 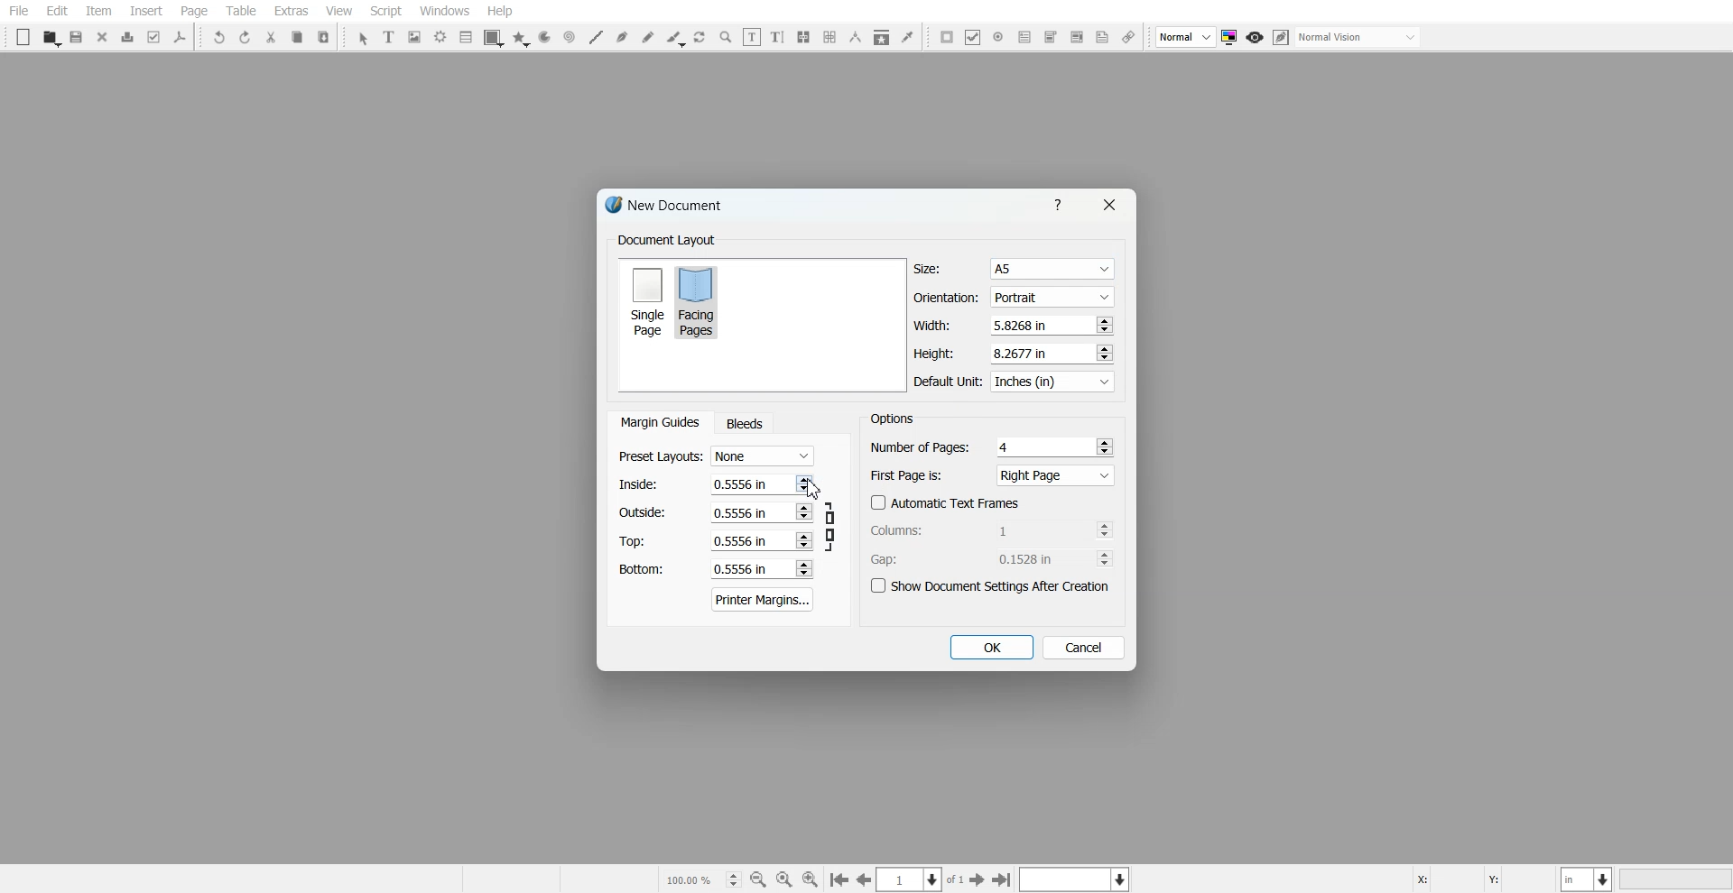 I want to click on PDF List Box, so click(x=1076, y=38).